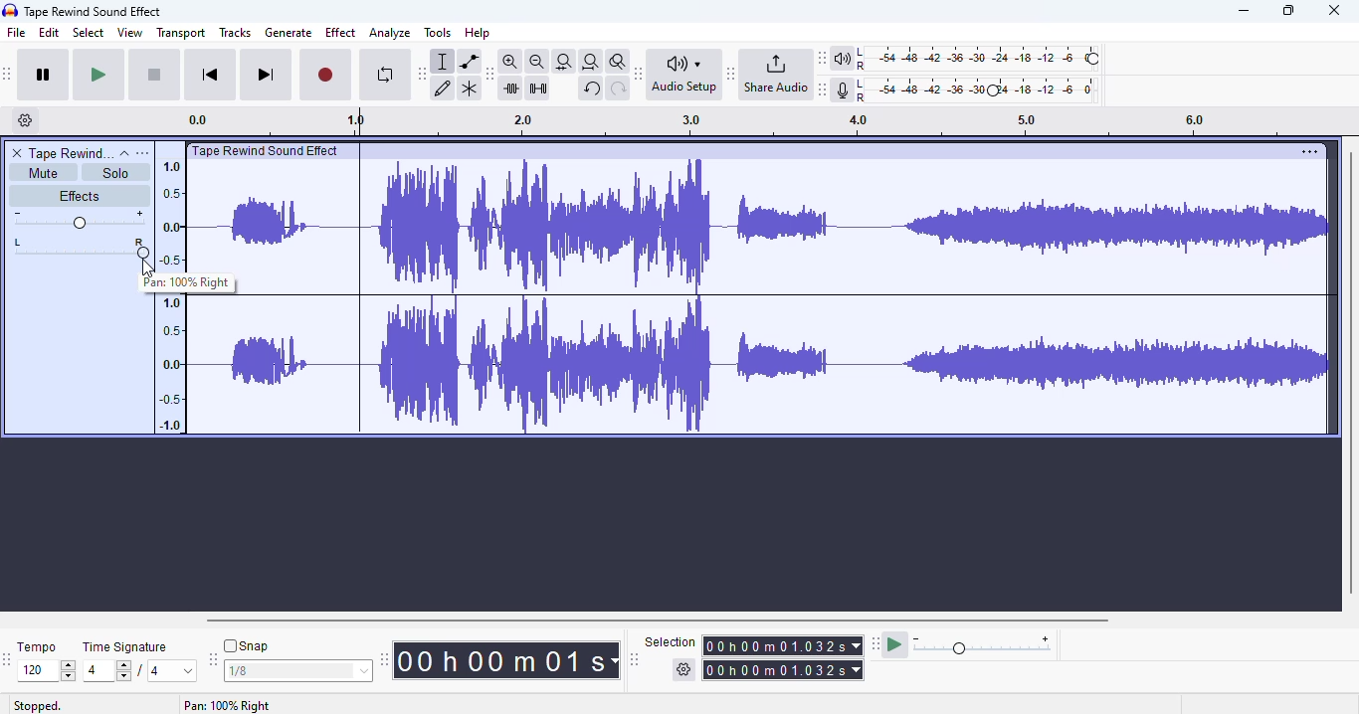  Describe the element at coordinates (136, 670) in the screenshot. I see `4/4` at that location.